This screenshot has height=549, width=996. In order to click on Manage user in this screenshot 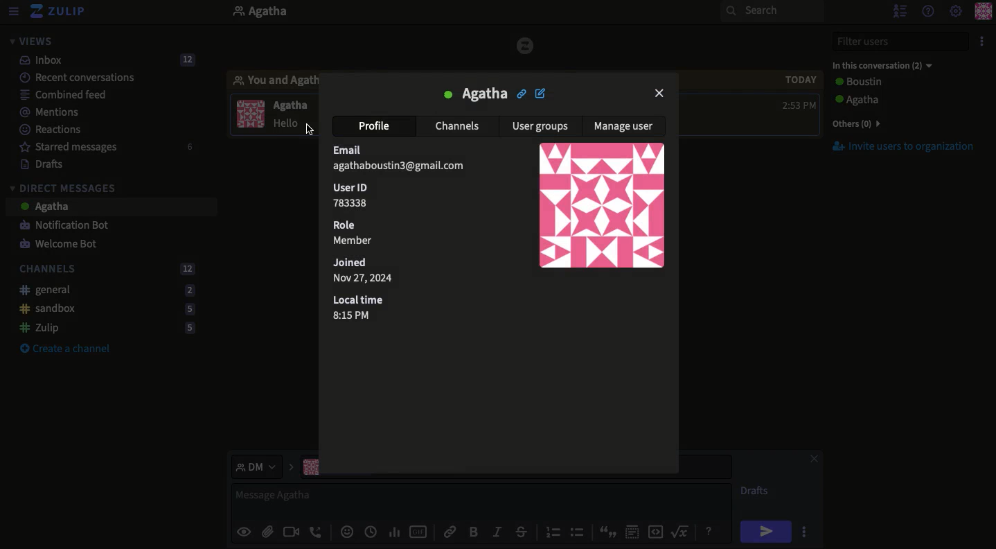, I will do `click(625, 129)`.